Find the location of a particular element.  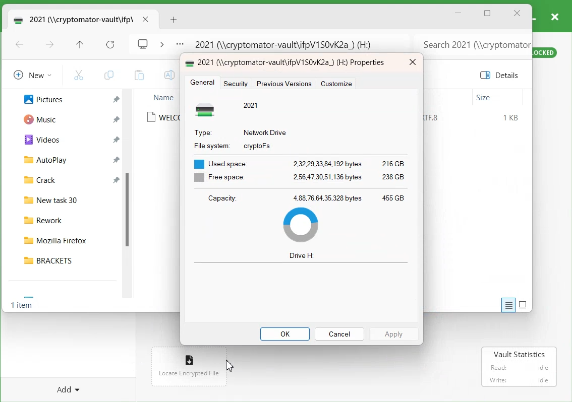

Previous Versions is located at coordinates (283, 84).